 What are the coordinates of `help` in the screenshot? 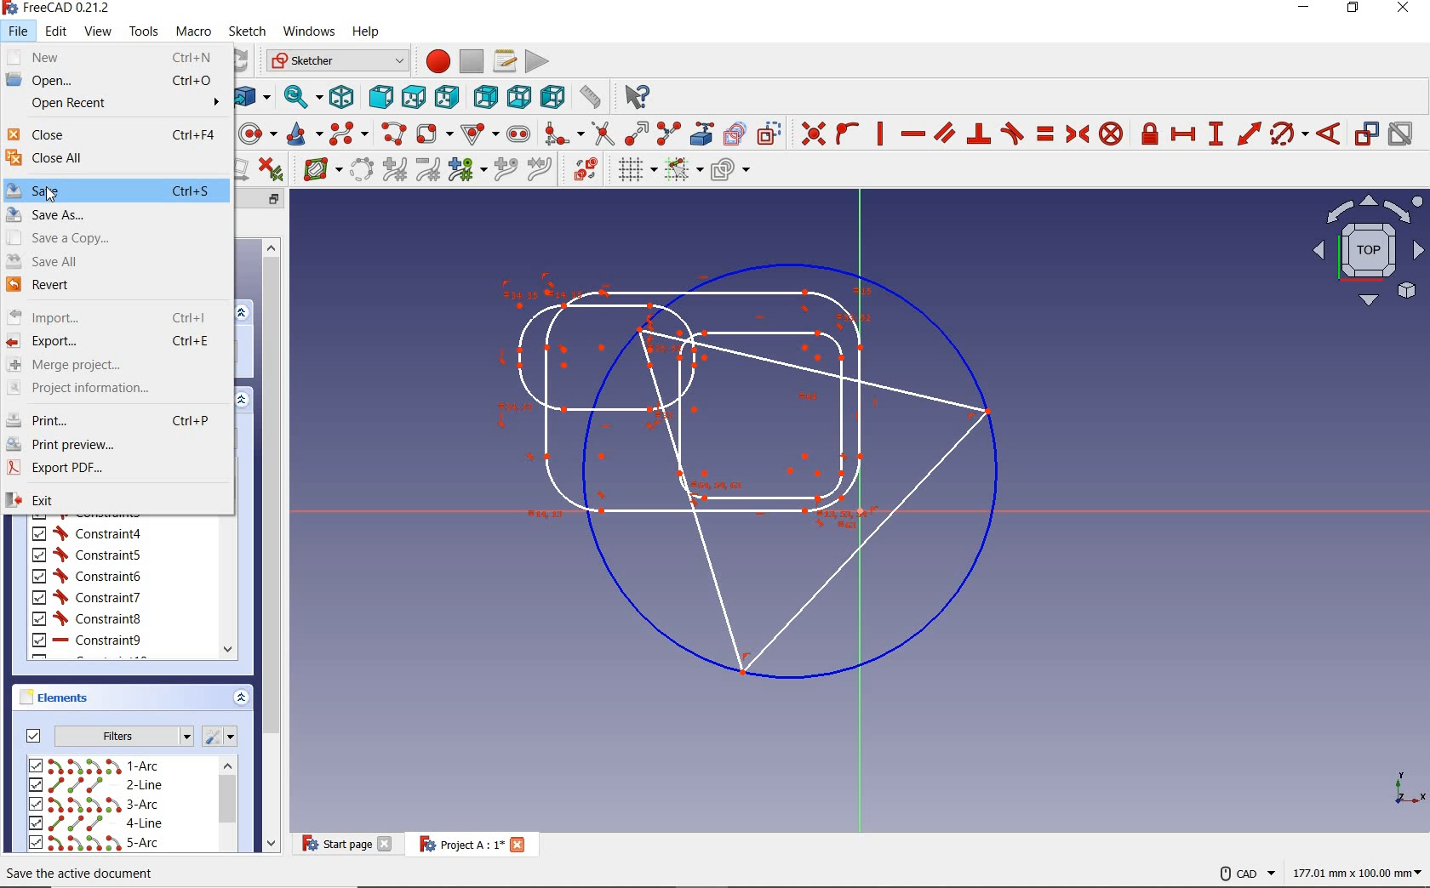 It's located at (368, 31).